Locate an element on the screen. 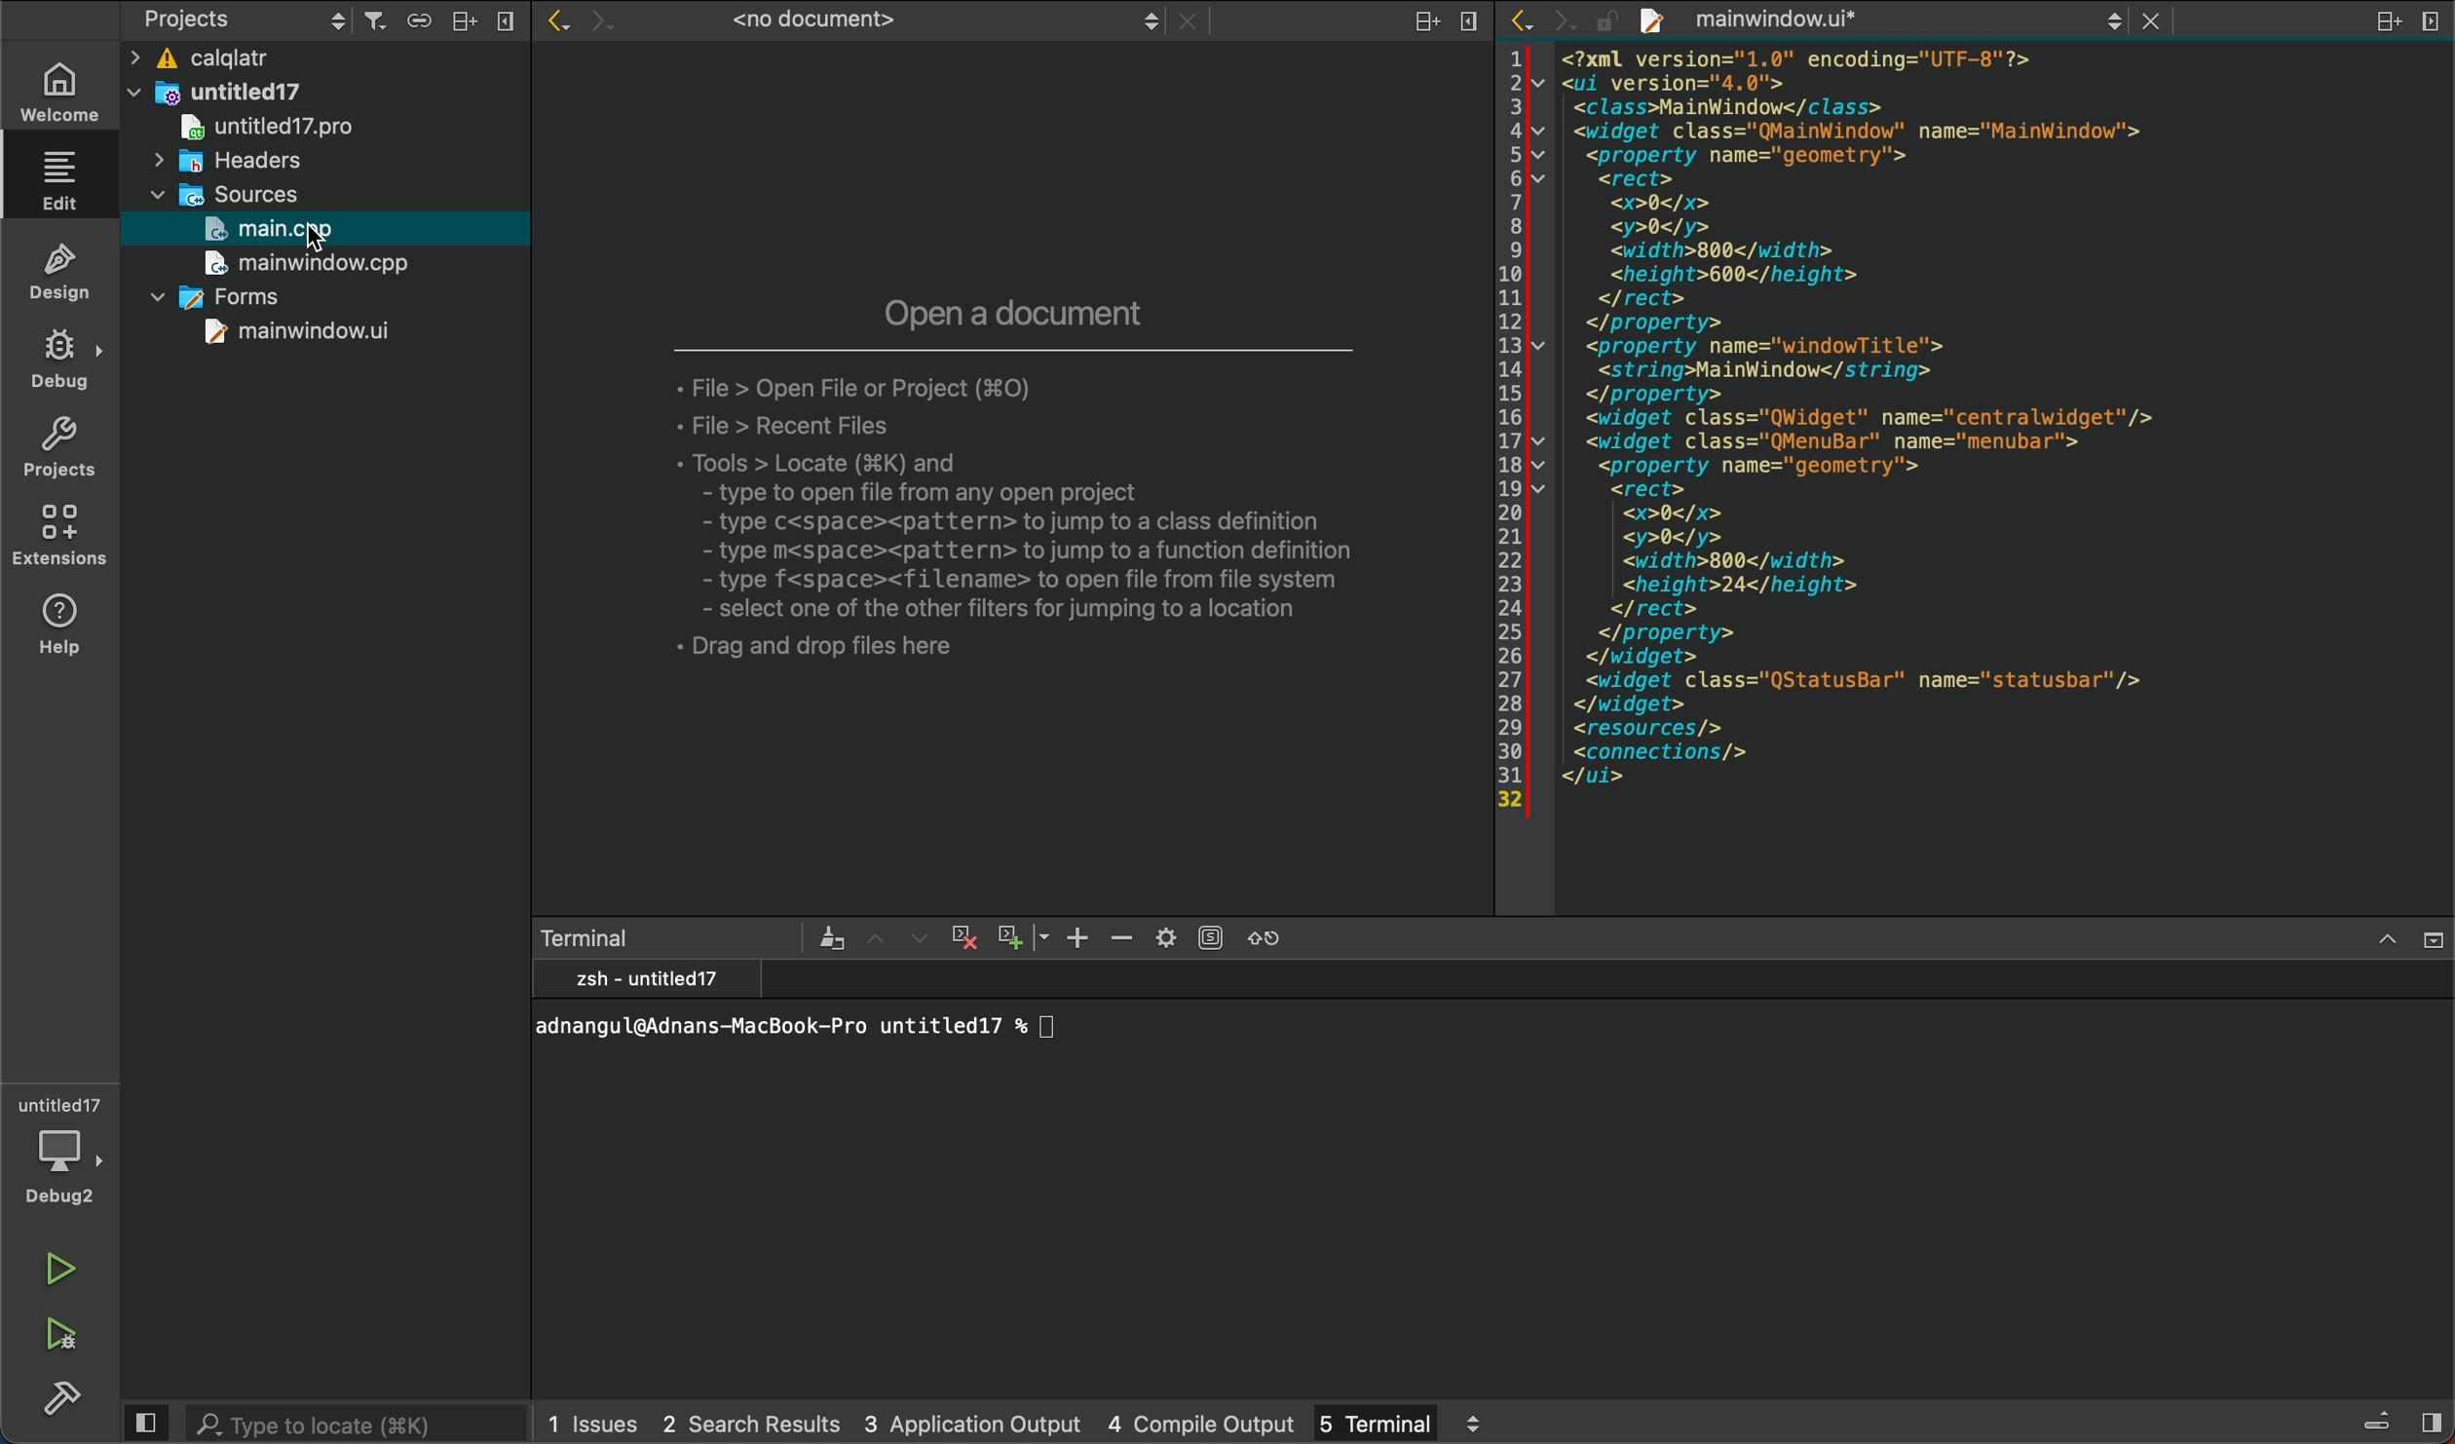 This screenshot has width=2455, height=1444. zoom out is located at coordinates (1021, 934).